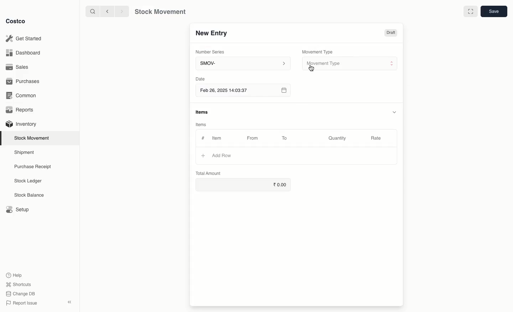 The width and height of the screenshot is (513, 312). Describe the element at coordinates (243, 91) in the screenshot. I see `Feb 26, 2025 14:03:37` at that location.